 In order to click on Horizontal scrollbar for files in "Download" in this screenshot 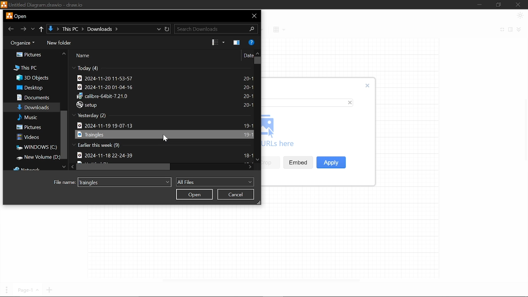, I will do `click(123, 167)`.